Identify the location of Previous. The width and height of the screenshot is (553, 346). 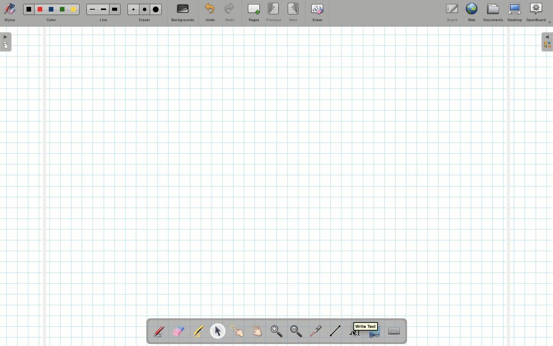
(274, 13).